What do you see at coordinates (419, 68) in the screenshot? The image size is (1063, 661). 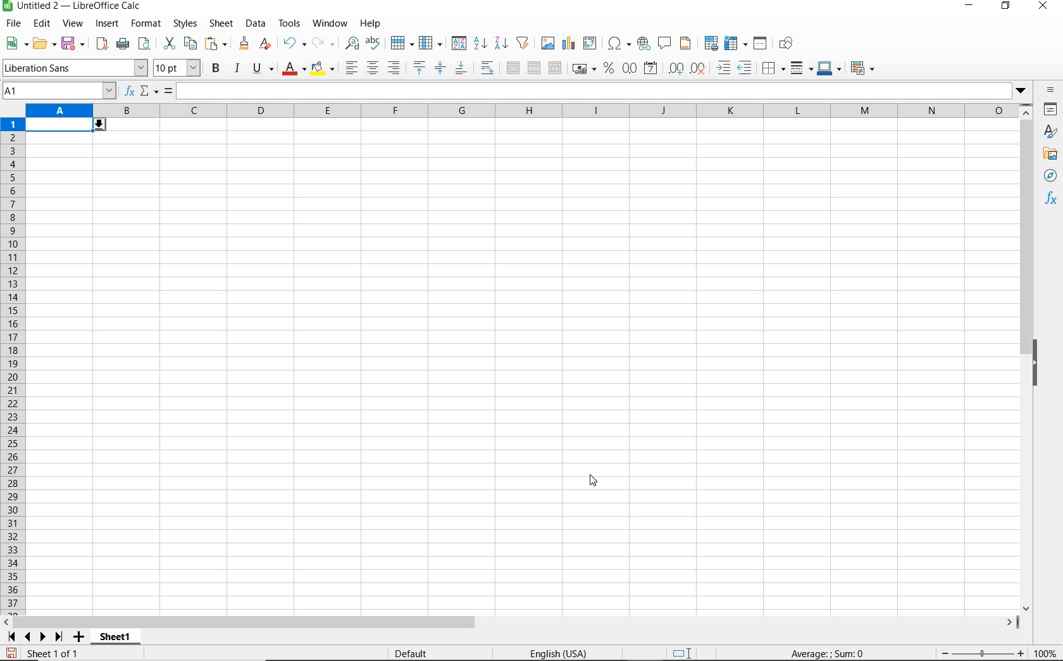 I see `align top` at bounding box center [419, 68].